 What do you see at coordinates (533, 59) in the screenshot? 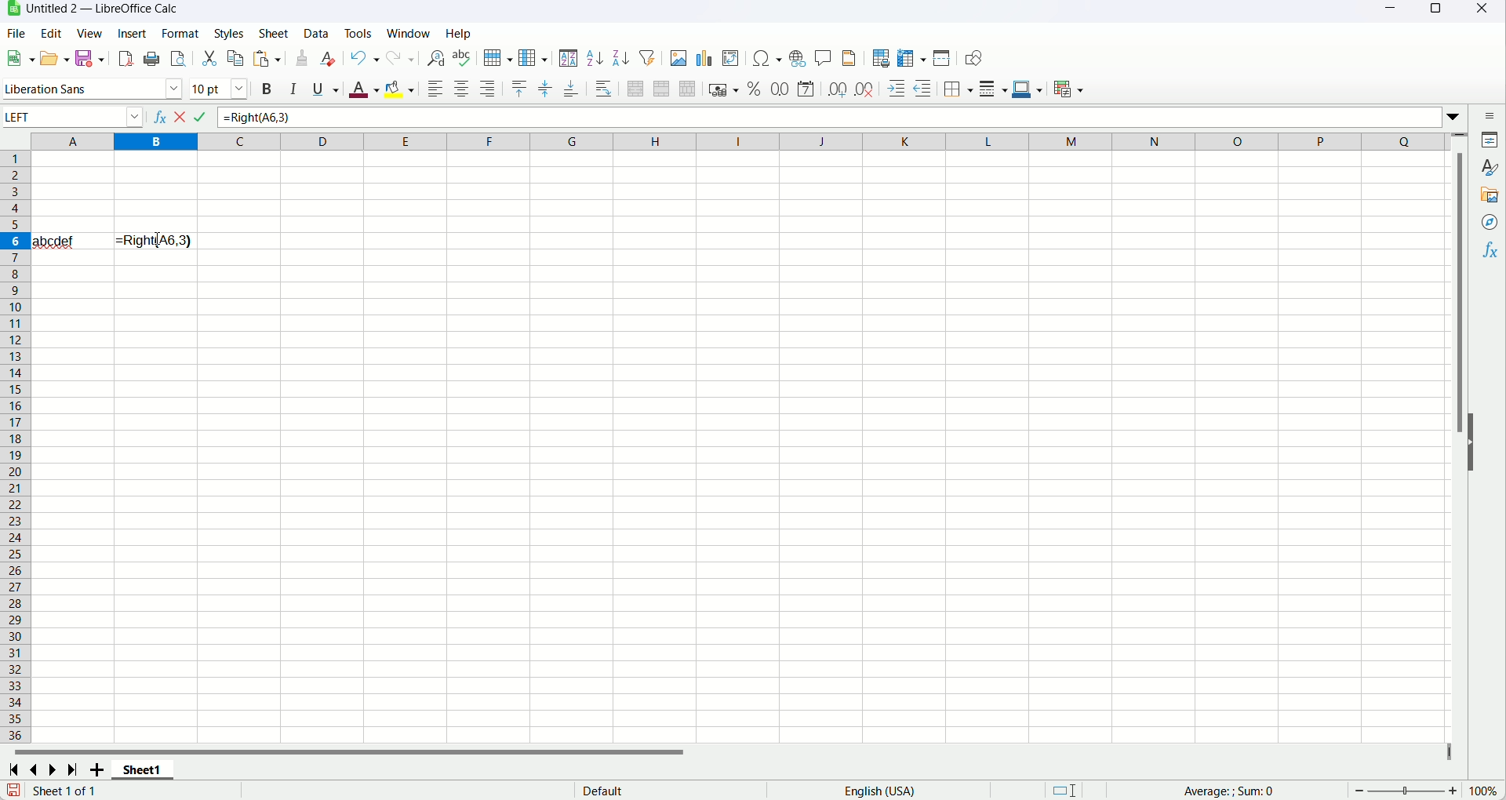
I see `column` at bounding box center [533, 59].